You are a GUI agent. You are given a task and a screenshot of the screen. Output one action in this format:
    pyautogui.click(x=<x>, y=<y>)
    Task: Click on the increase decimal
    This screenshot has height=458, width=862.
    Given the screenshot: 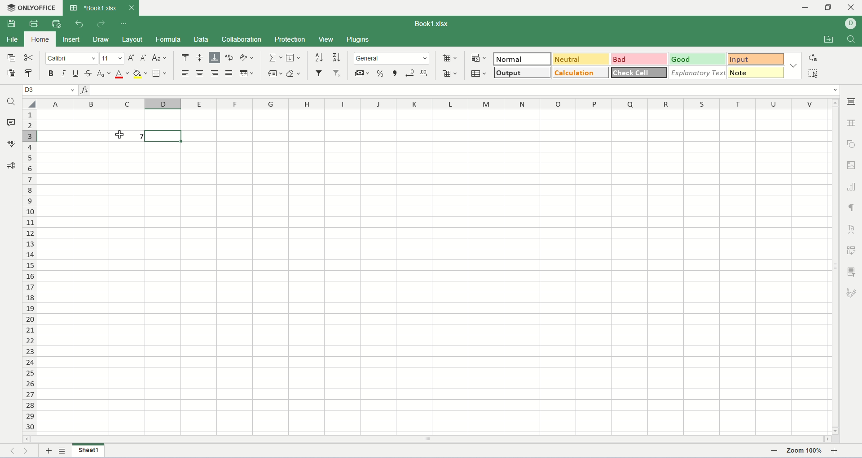 What is the action you would take?
    pyautogui.click(x=423, y=72)
    